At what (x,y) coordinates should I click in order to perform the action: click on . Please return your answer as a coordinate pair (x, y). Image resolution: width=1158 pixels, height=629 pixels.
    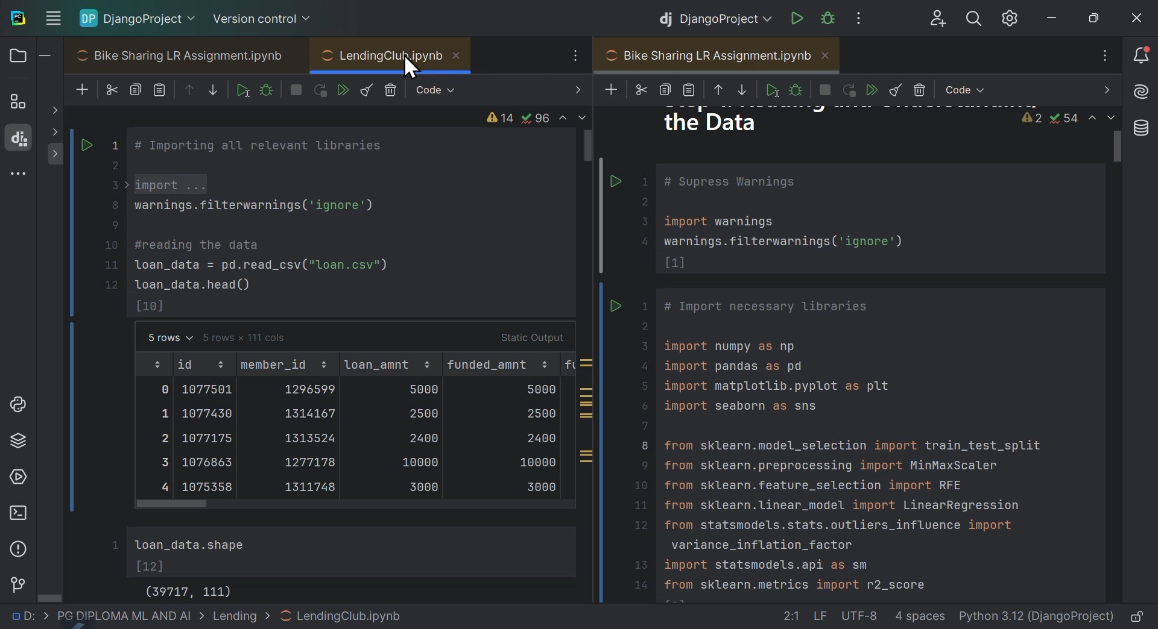
    Looking at the image, I should click on (919, 89).